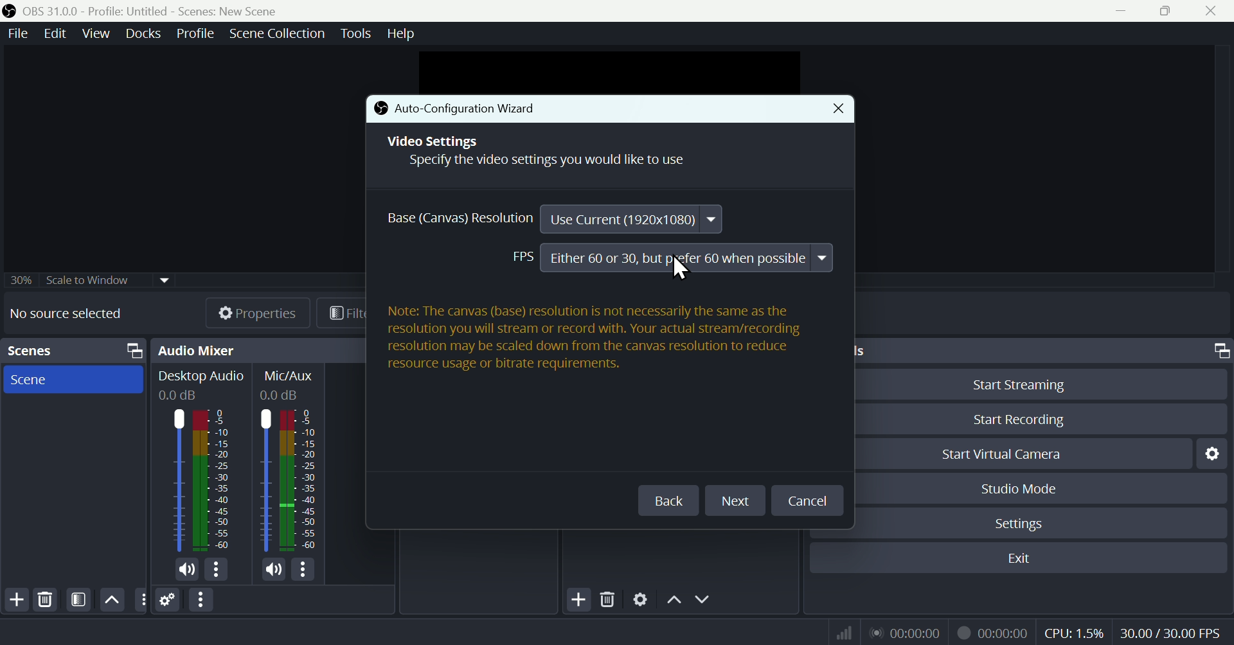 The width and height of the screenshot is (1234, 645). Describe the element at coordinates (19, 33) in the screenshot. I see `File` at that location.